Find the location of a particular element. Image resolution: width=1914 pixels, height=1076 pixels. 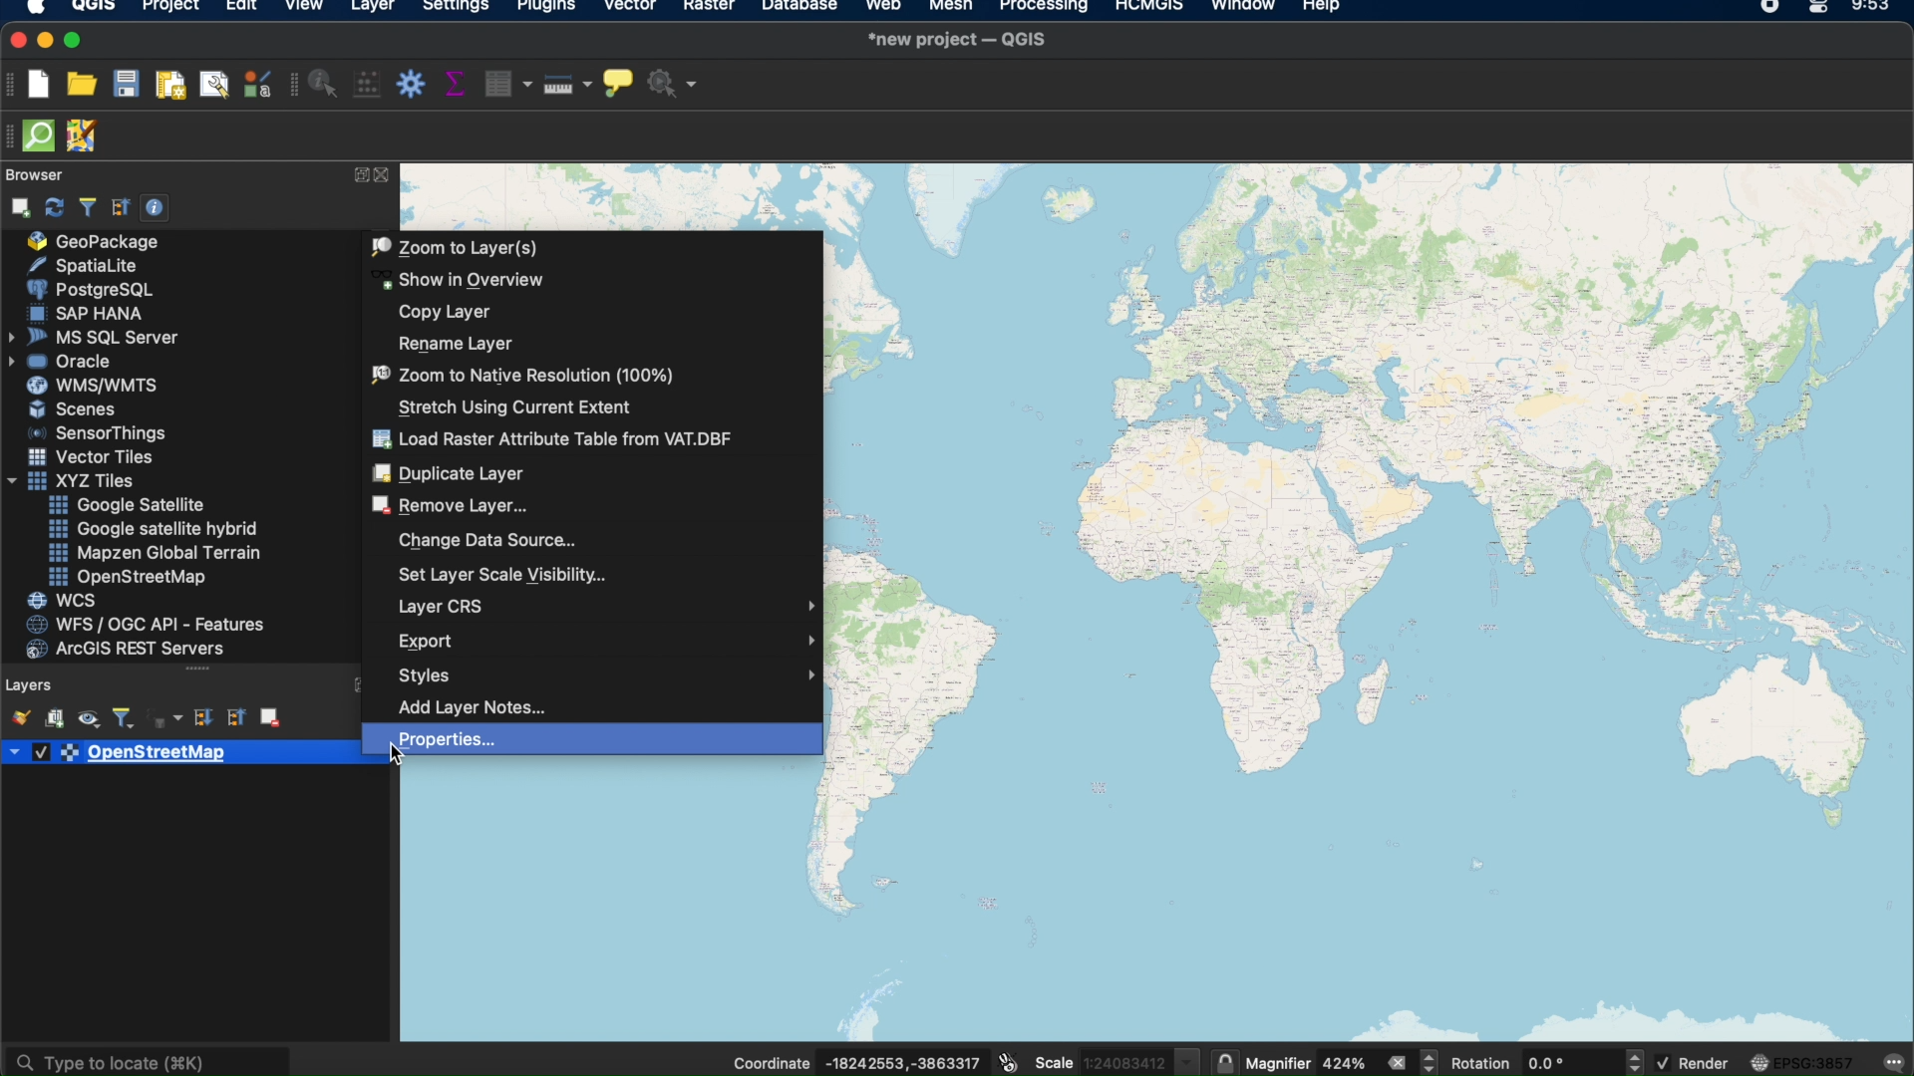

zoom to layer (s) is located at coordinates (458, 246).